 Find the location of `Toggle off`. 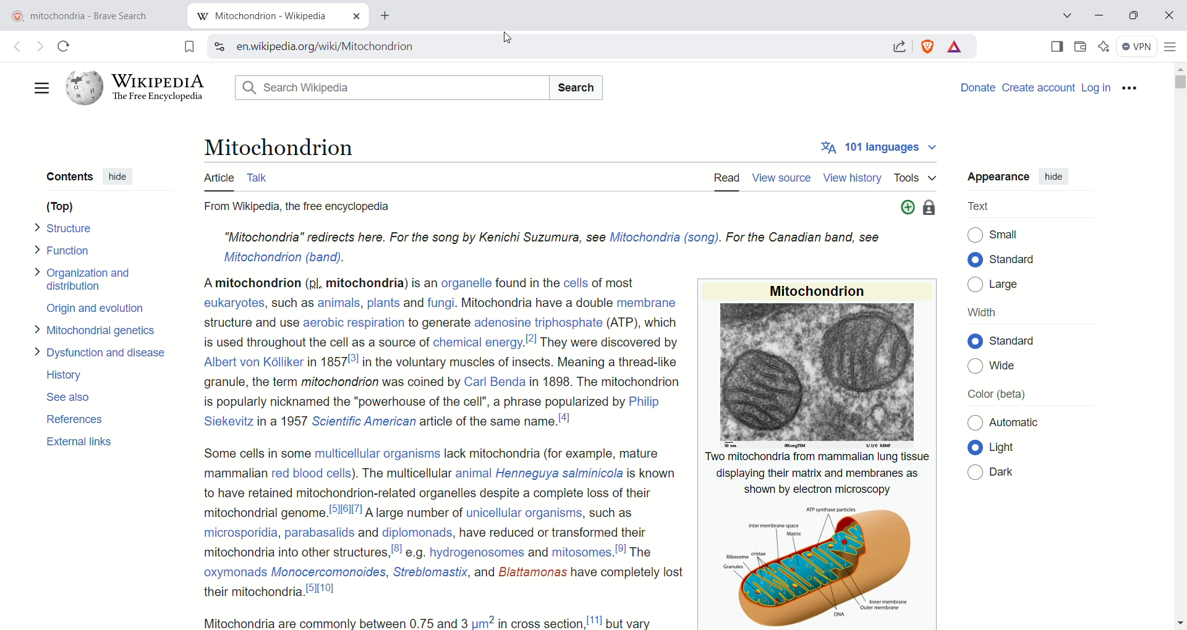

Toggle off is located at coordinates (974, 472).